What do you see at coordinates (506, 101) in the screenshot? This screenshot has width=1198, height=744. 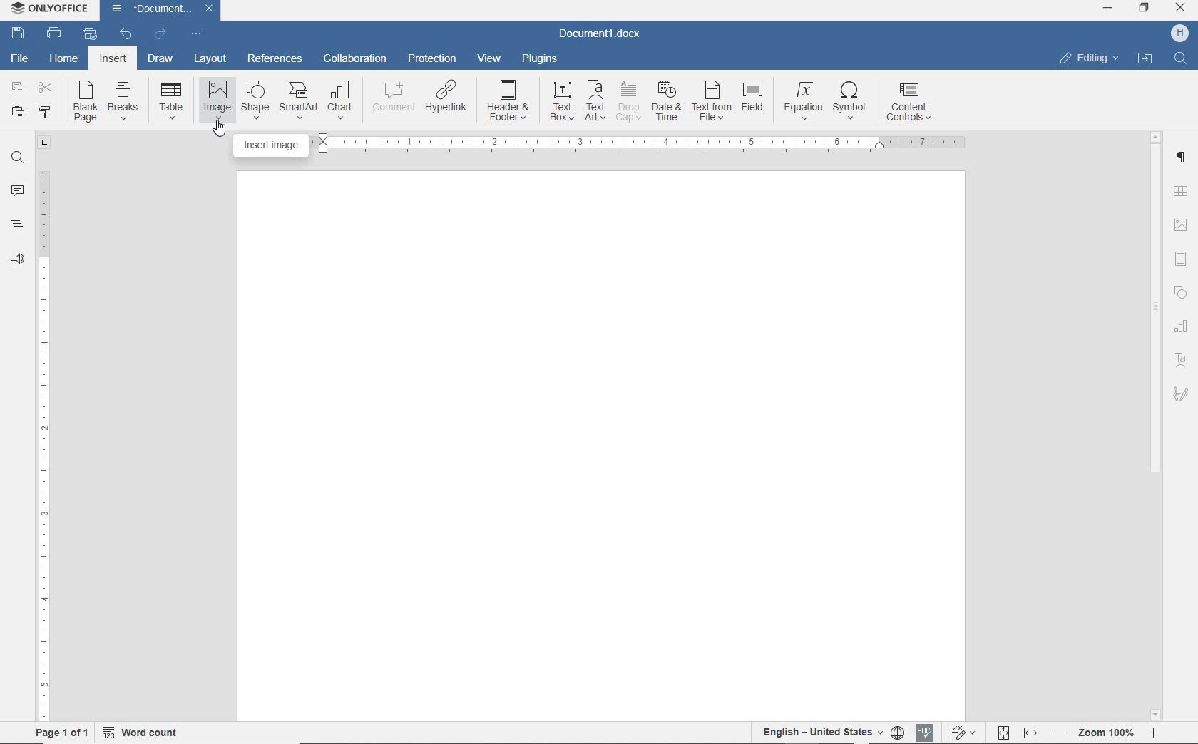 I see `header&footer` at bounding box center [506, 101].